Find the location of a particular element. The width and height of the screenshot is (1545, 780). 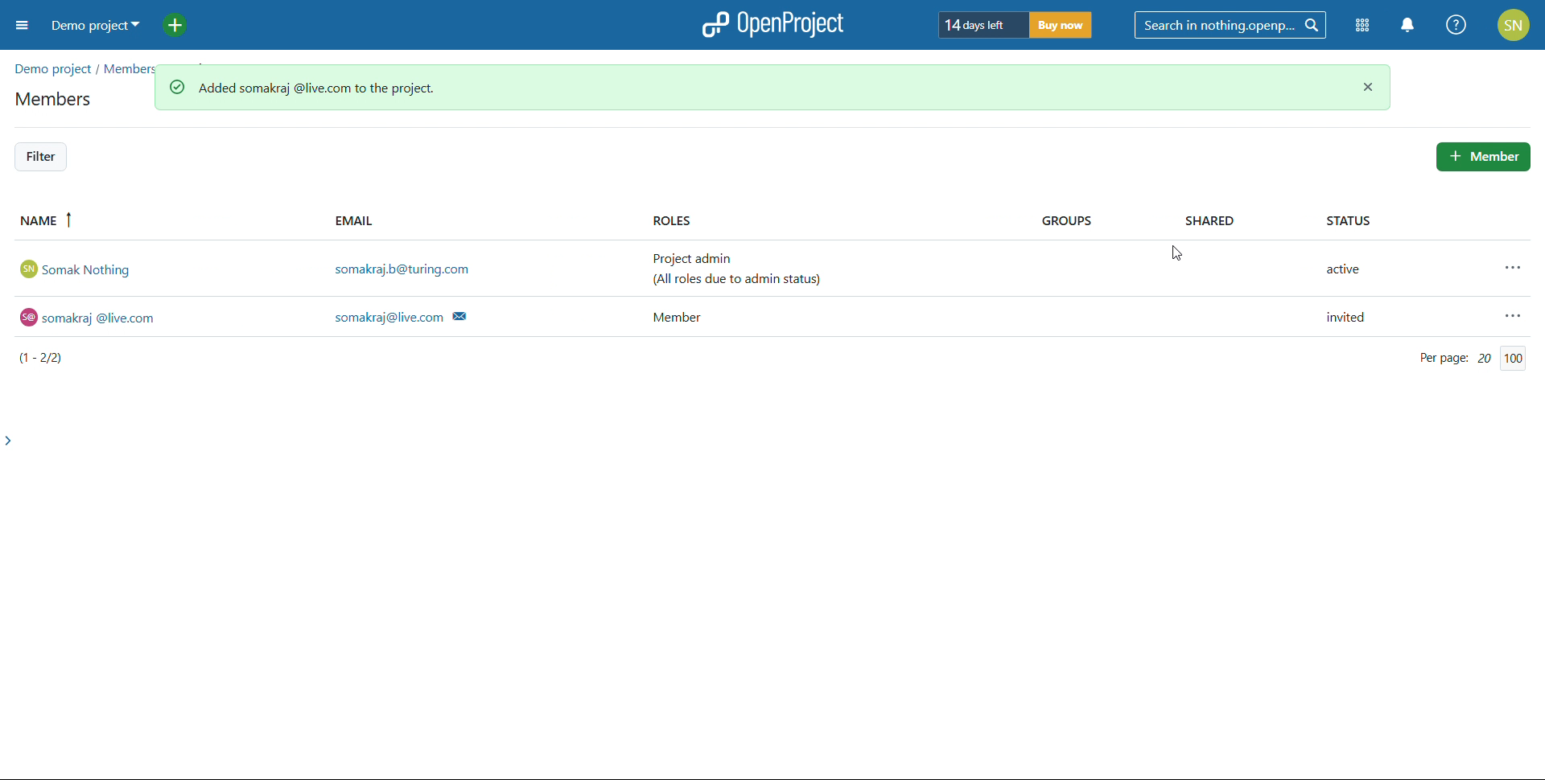

more actions is located at coordinates (1493, 314).